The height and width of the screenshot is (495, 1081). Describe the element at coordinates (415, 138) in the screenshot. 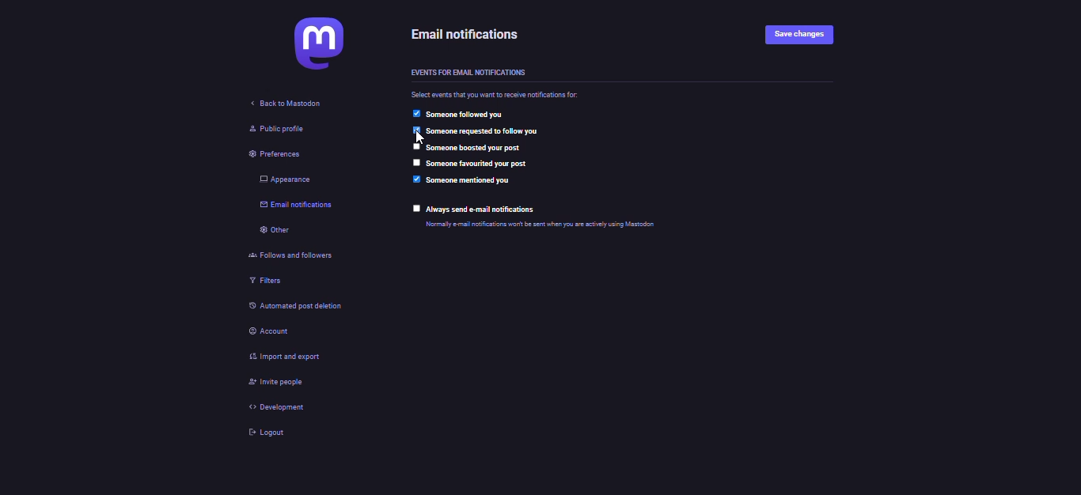

I see `cursor` at that location.